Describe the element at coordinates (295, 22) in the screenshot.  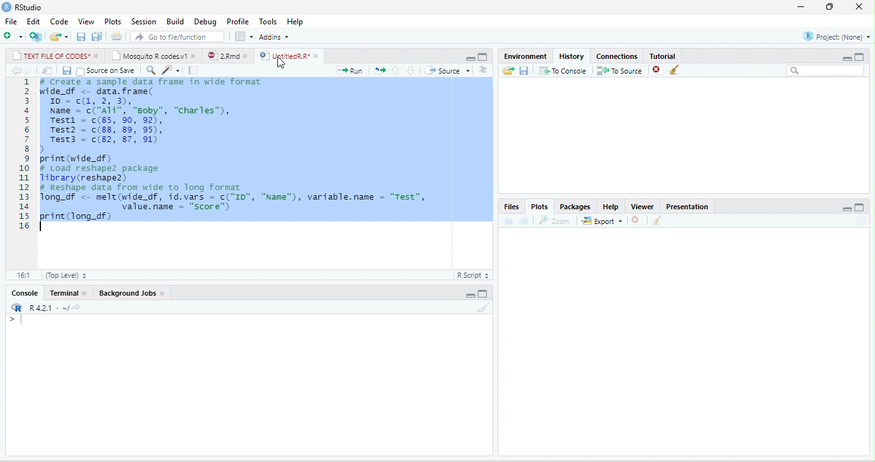
I see `Help` at that location.